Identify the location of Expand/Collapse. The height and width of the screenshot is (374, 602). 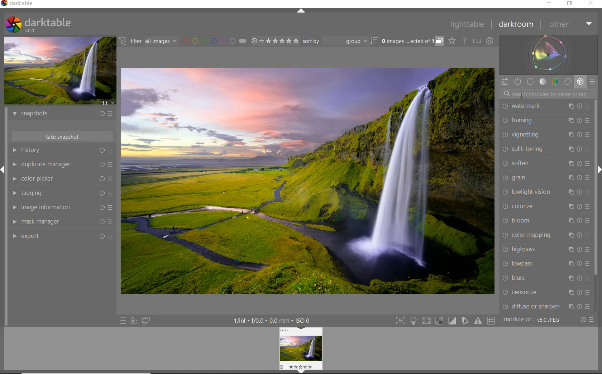
(5, 170).